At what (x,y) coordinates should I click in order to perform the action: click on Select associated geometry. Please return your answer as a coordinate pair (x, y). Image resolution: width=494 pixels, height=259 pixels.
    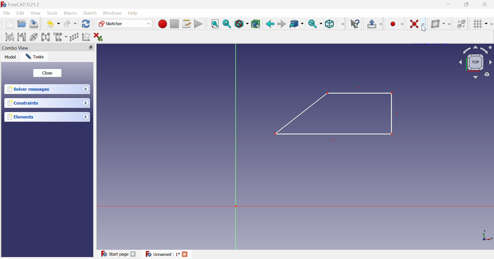
    Looking at the image, I should click on (21, 37).